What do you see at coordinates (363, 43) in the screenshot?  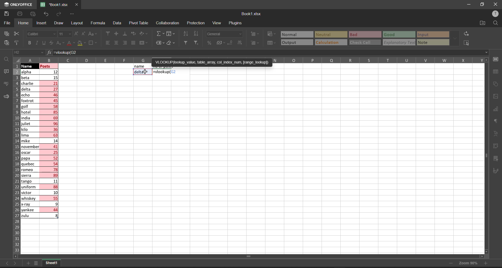 I see `check cell` at bounding box center [363, 43].